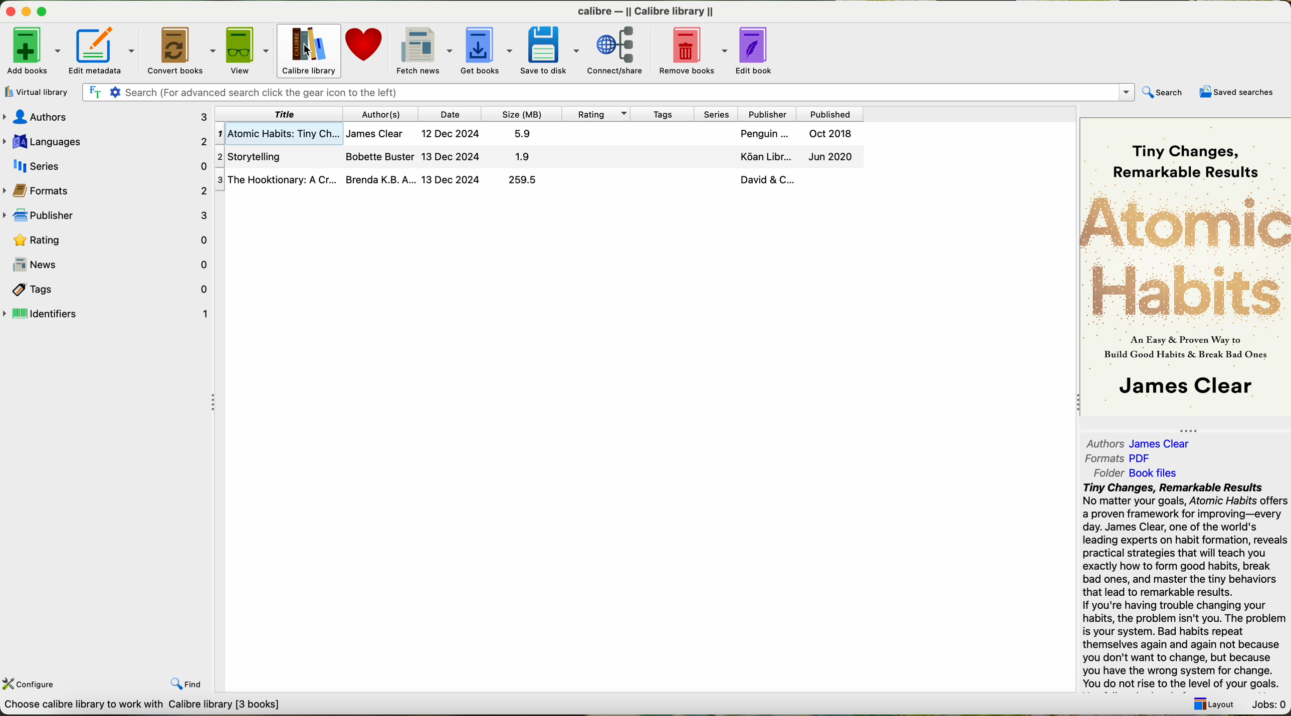 Image resolution: width=1291 pixels, height=716 pixels. Describe the element at coordinates (31, 683) in the screenshot. I see `configure` at that location.